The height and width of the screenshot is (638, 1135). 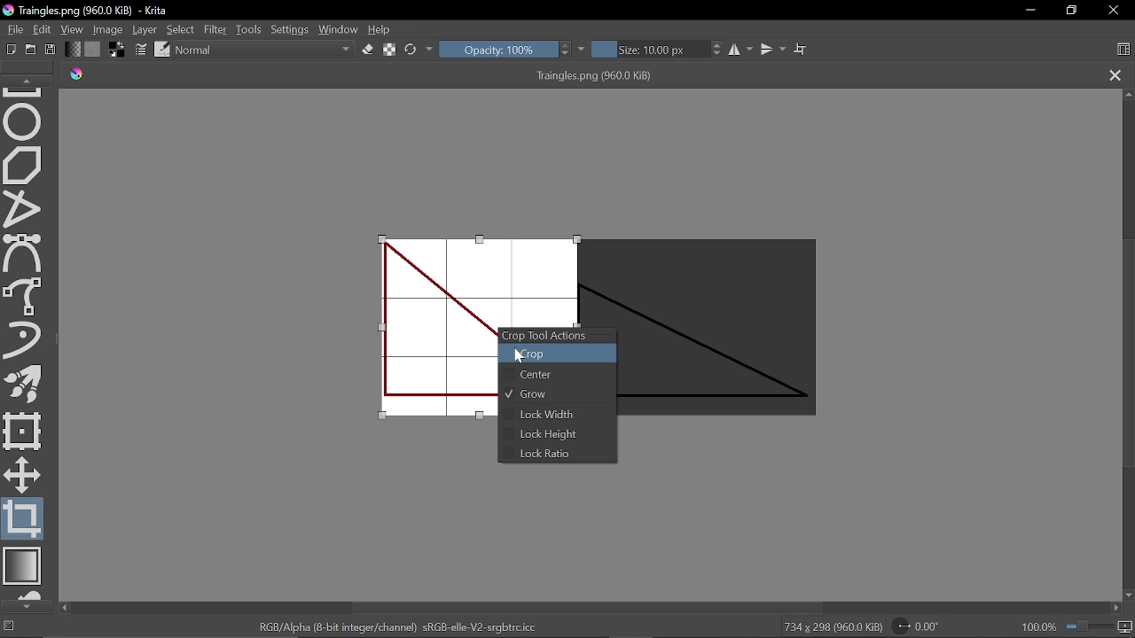 What do you see at coordinates (1119, 610) in the screenshot?
I see `Move right` at bounding box center [1119, 610].